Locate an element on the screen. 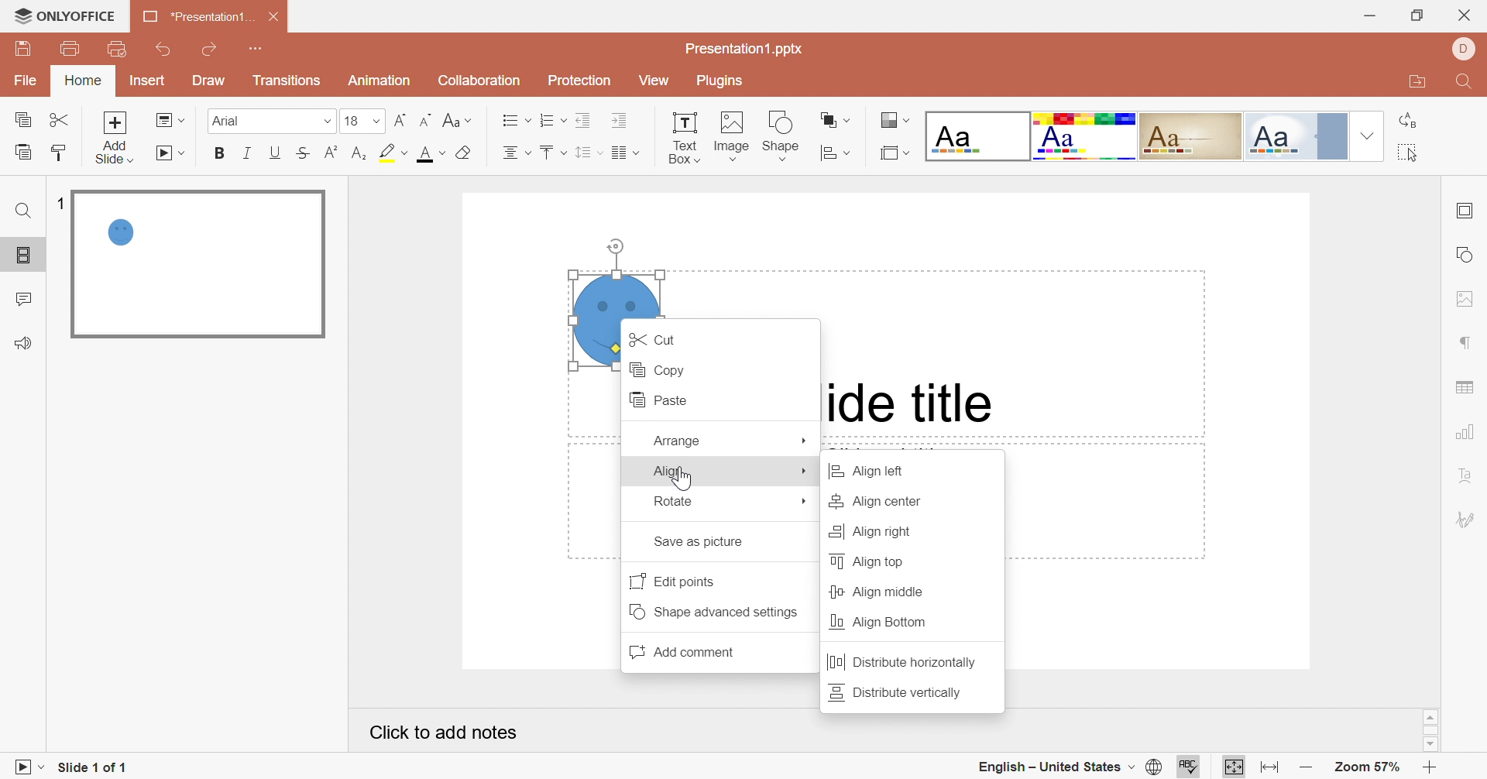  Start slideshow is located at coordinates (22, 766).